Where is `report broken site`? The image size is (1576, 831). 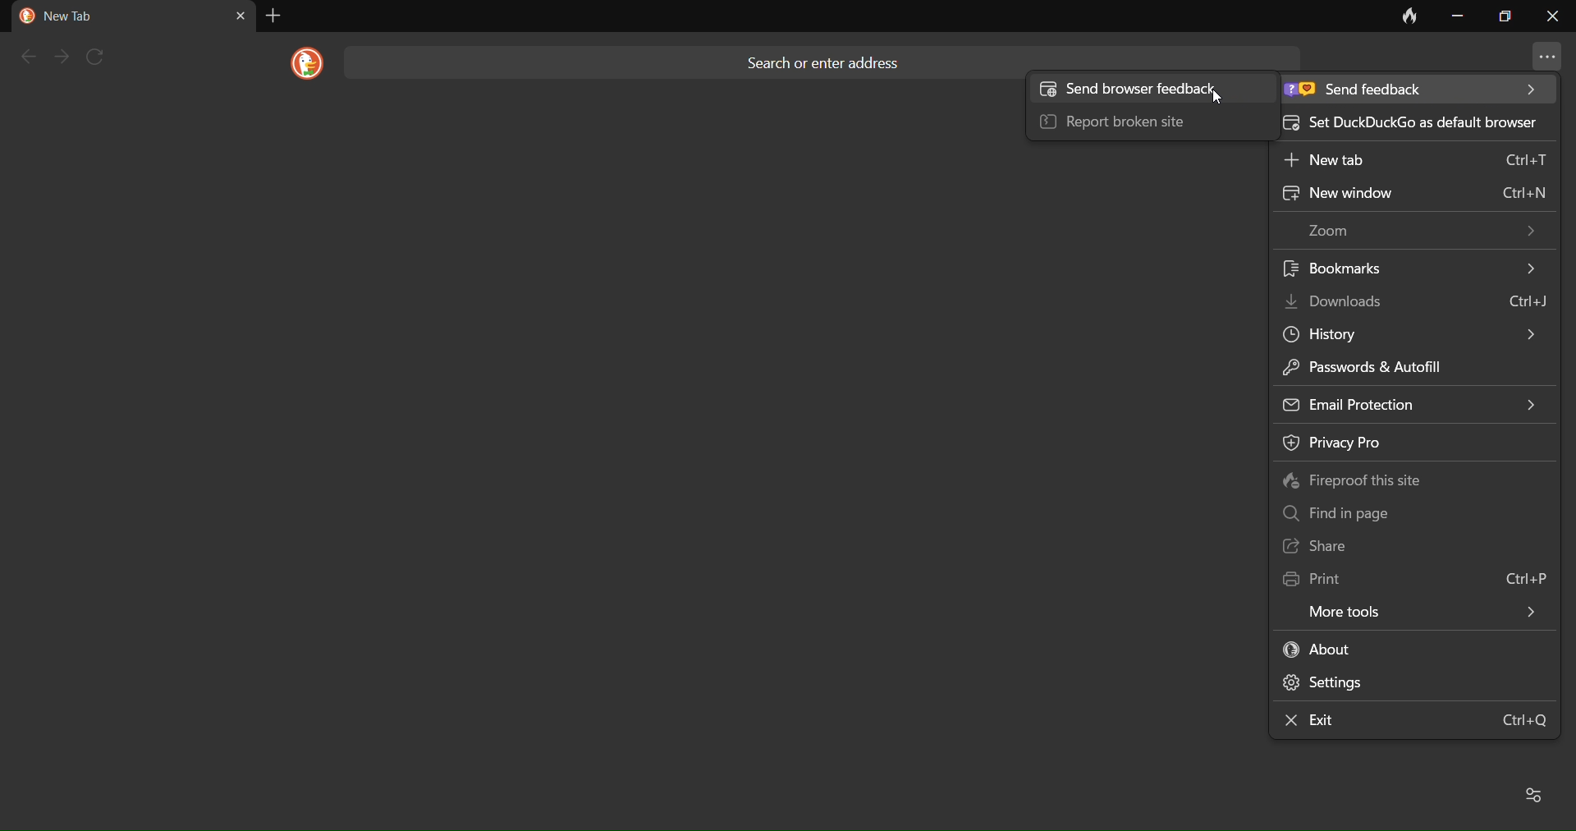
report broken site is located at coordinates (1137, 123).